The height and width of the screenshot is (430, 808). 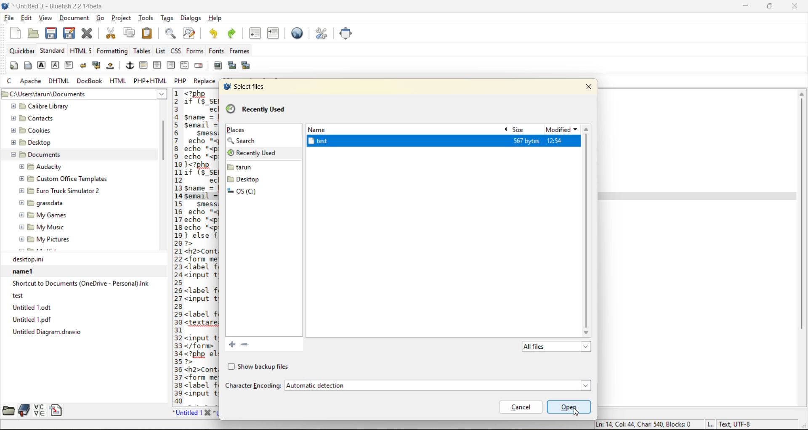 I want to click on edit, so click(x=27, y=19).